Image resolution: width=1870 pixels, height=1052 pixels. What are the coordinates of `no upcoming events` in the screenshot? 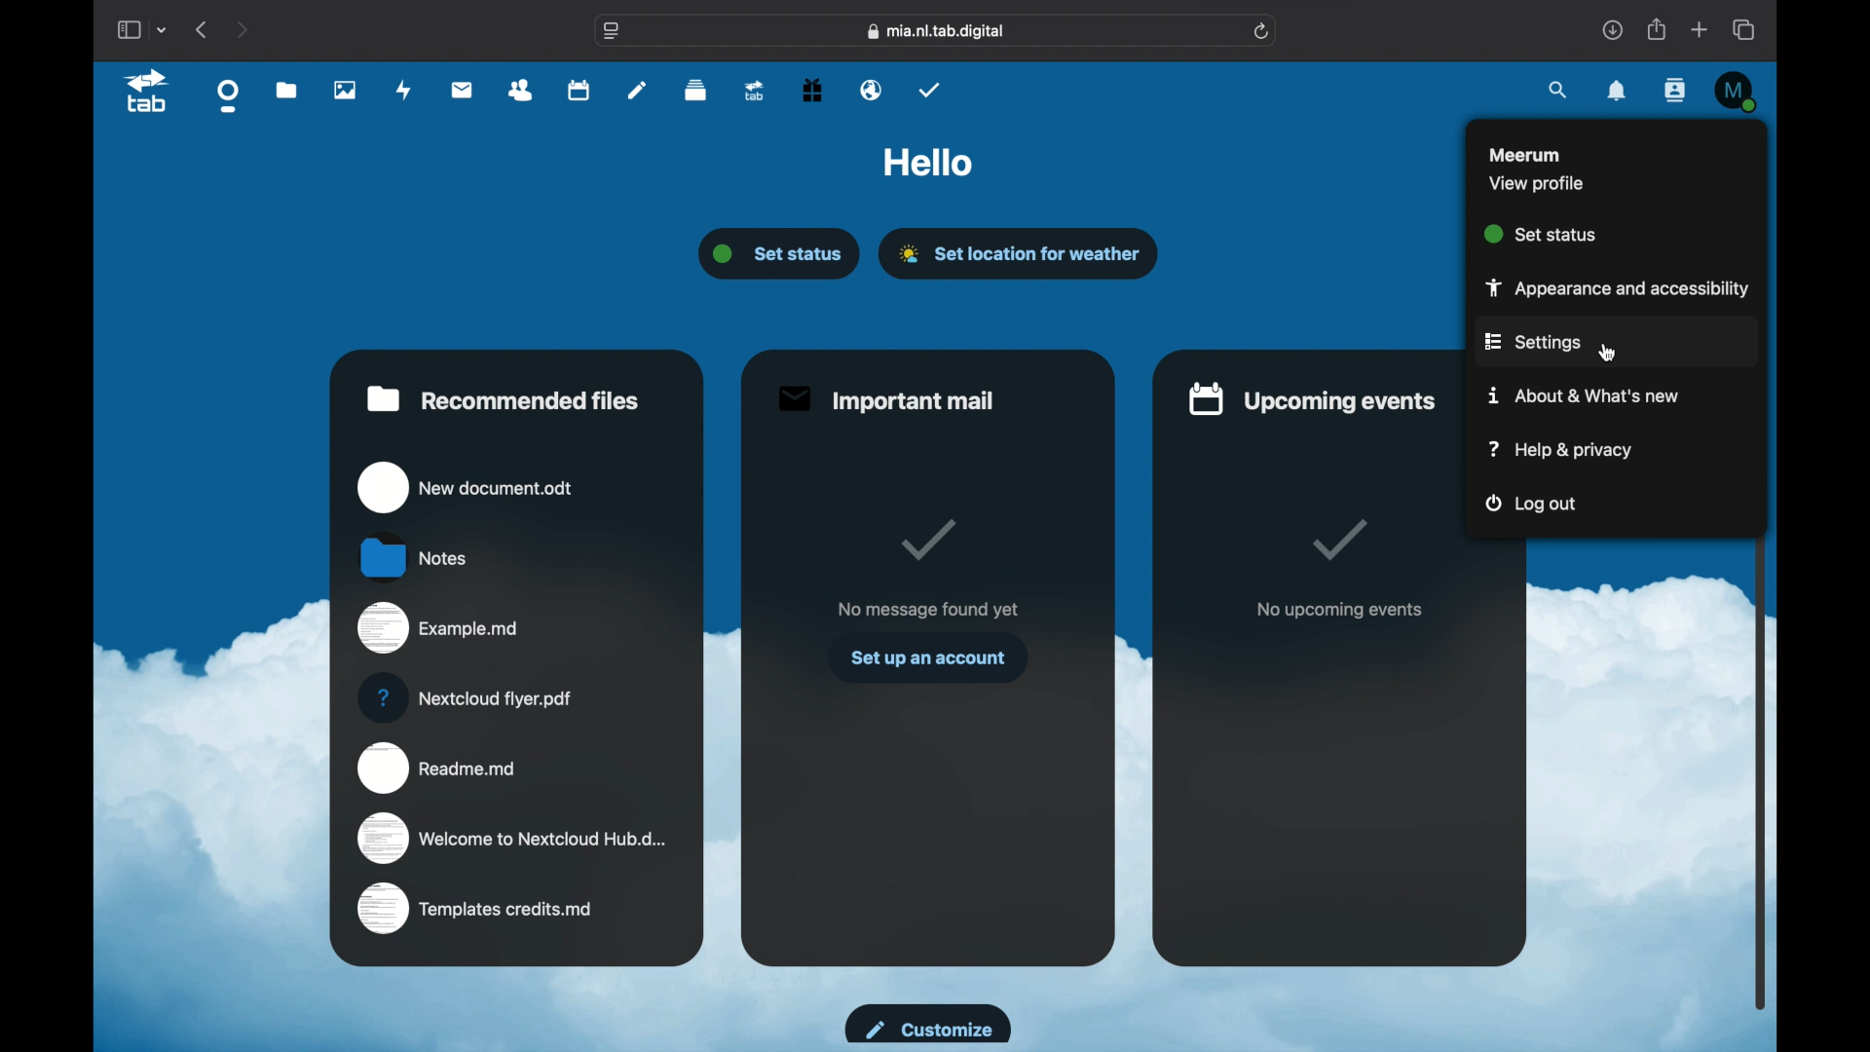 It's located at (1339, 609).